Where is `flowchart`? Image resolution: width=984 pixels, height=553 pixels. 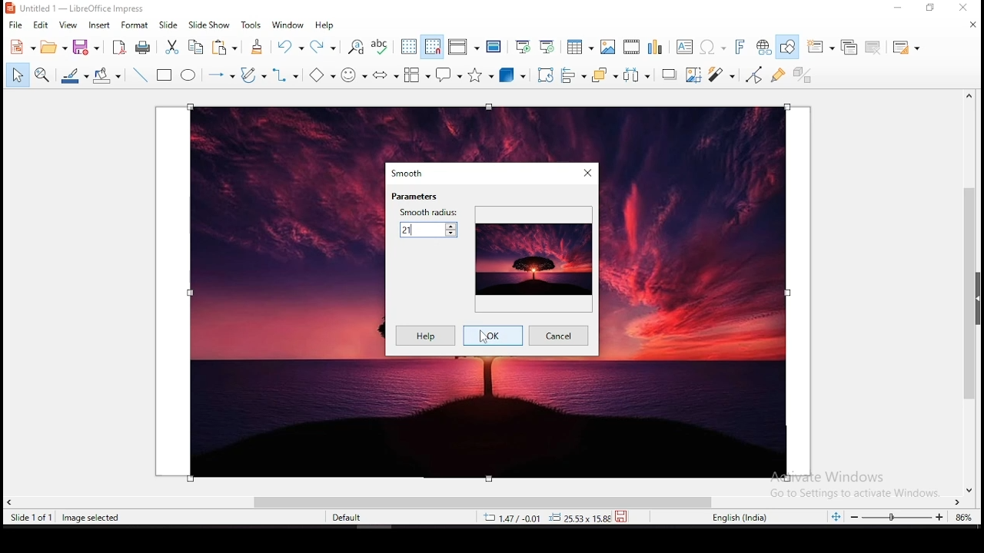 flowchart is located at coordinates (416, 75).